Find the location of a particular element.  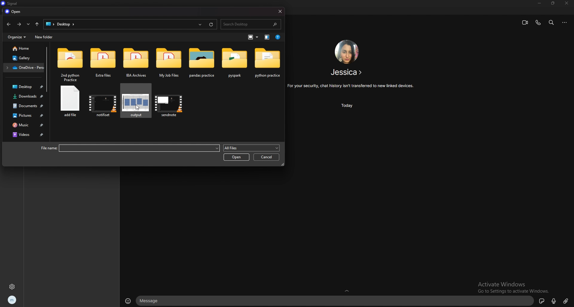

photo is located at coordinates (135, 105).